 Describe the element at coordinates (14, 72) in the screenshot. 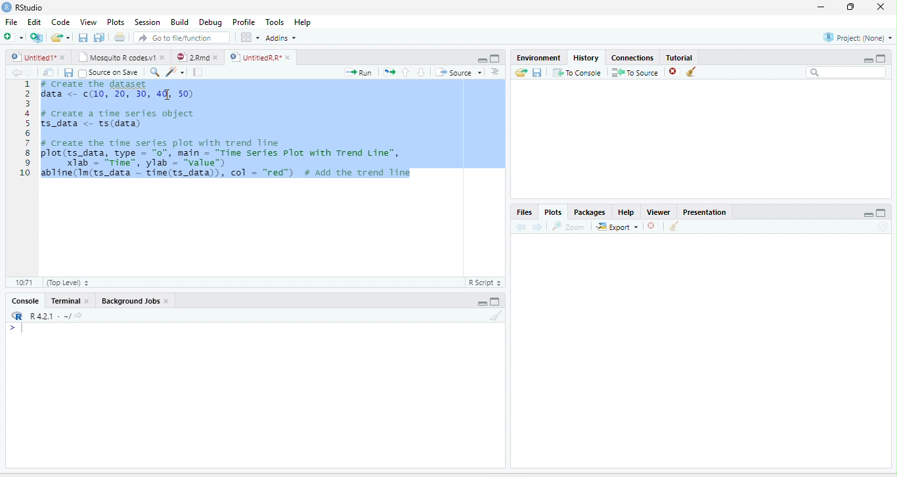

I see `Go back to previous source location` at that location.